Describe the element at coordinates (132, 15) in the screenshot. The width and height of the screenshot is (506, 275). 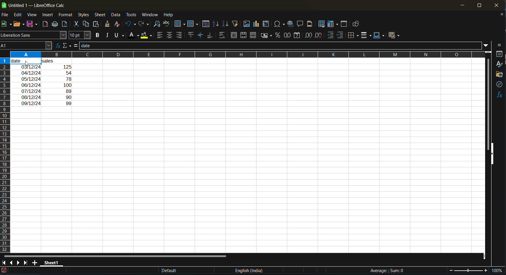
I see `tools` at that location.